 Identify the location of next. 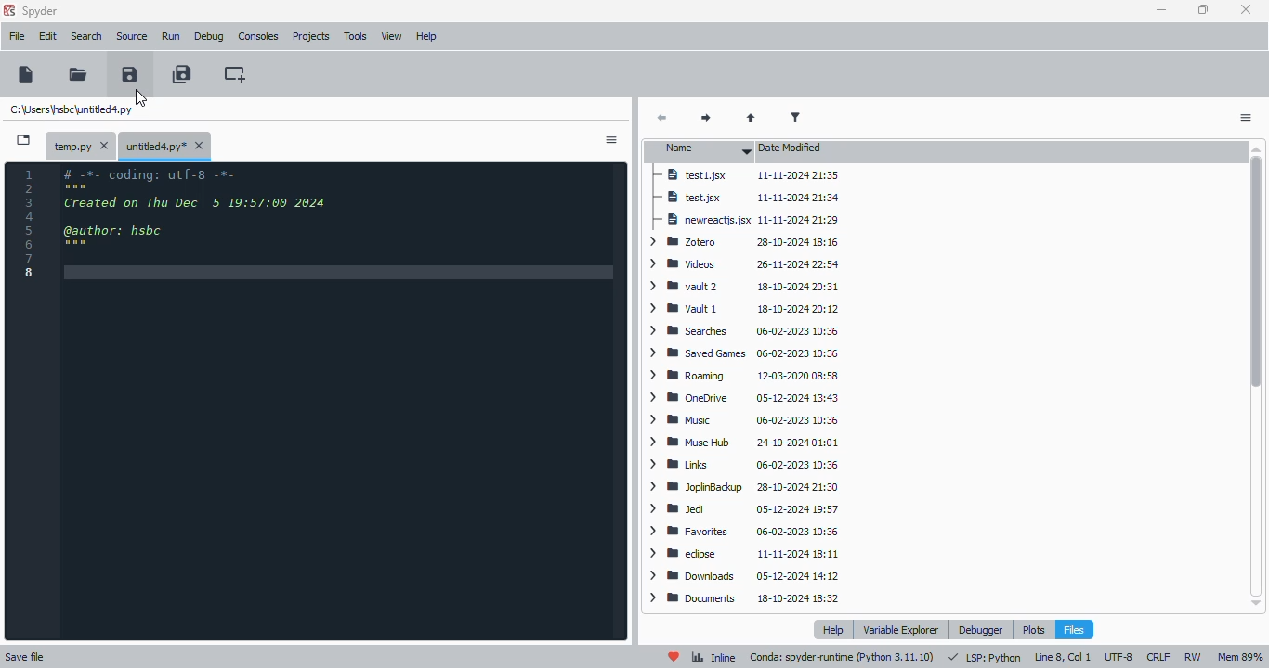
(702, 119).